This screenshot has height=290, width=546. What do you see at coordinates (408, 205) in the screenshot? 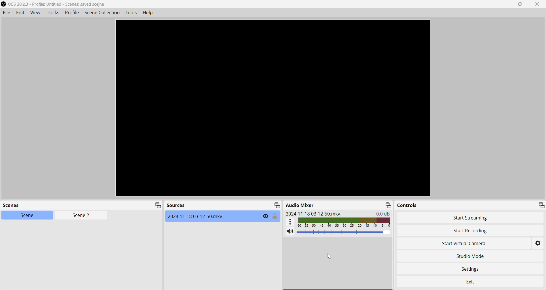
I see `Controls` at bounding box center [408, 205].